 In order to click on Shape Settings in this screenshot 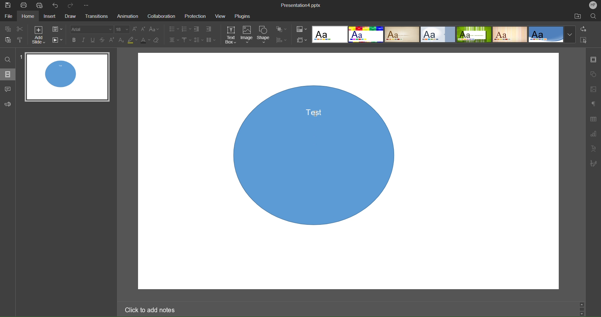, I will do `click(593, 74)`.